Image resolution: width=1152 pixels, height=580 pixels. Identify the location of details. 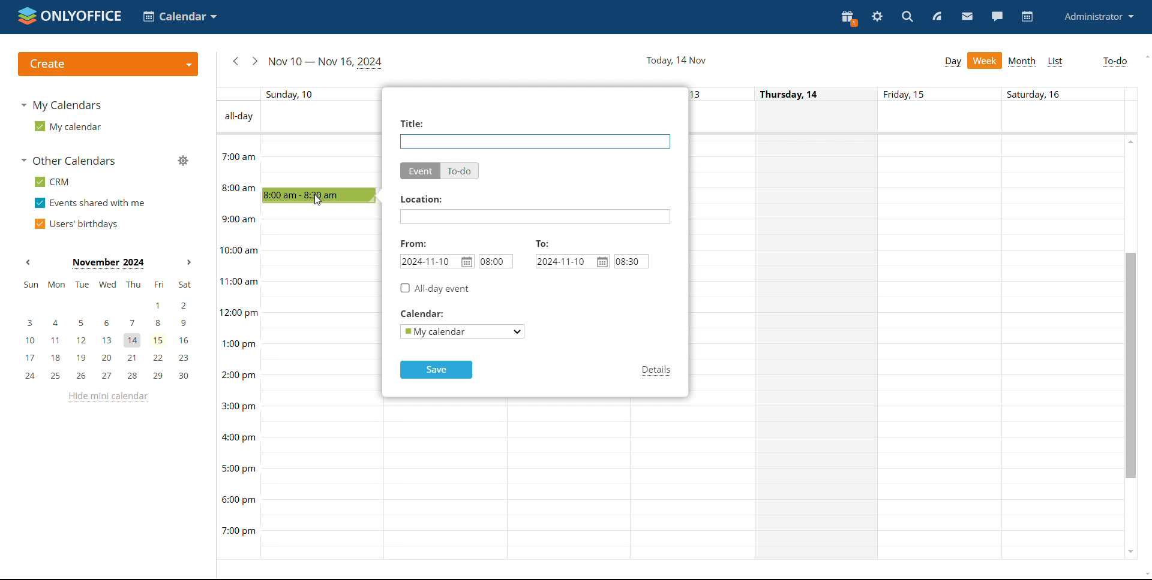
(655, 371).